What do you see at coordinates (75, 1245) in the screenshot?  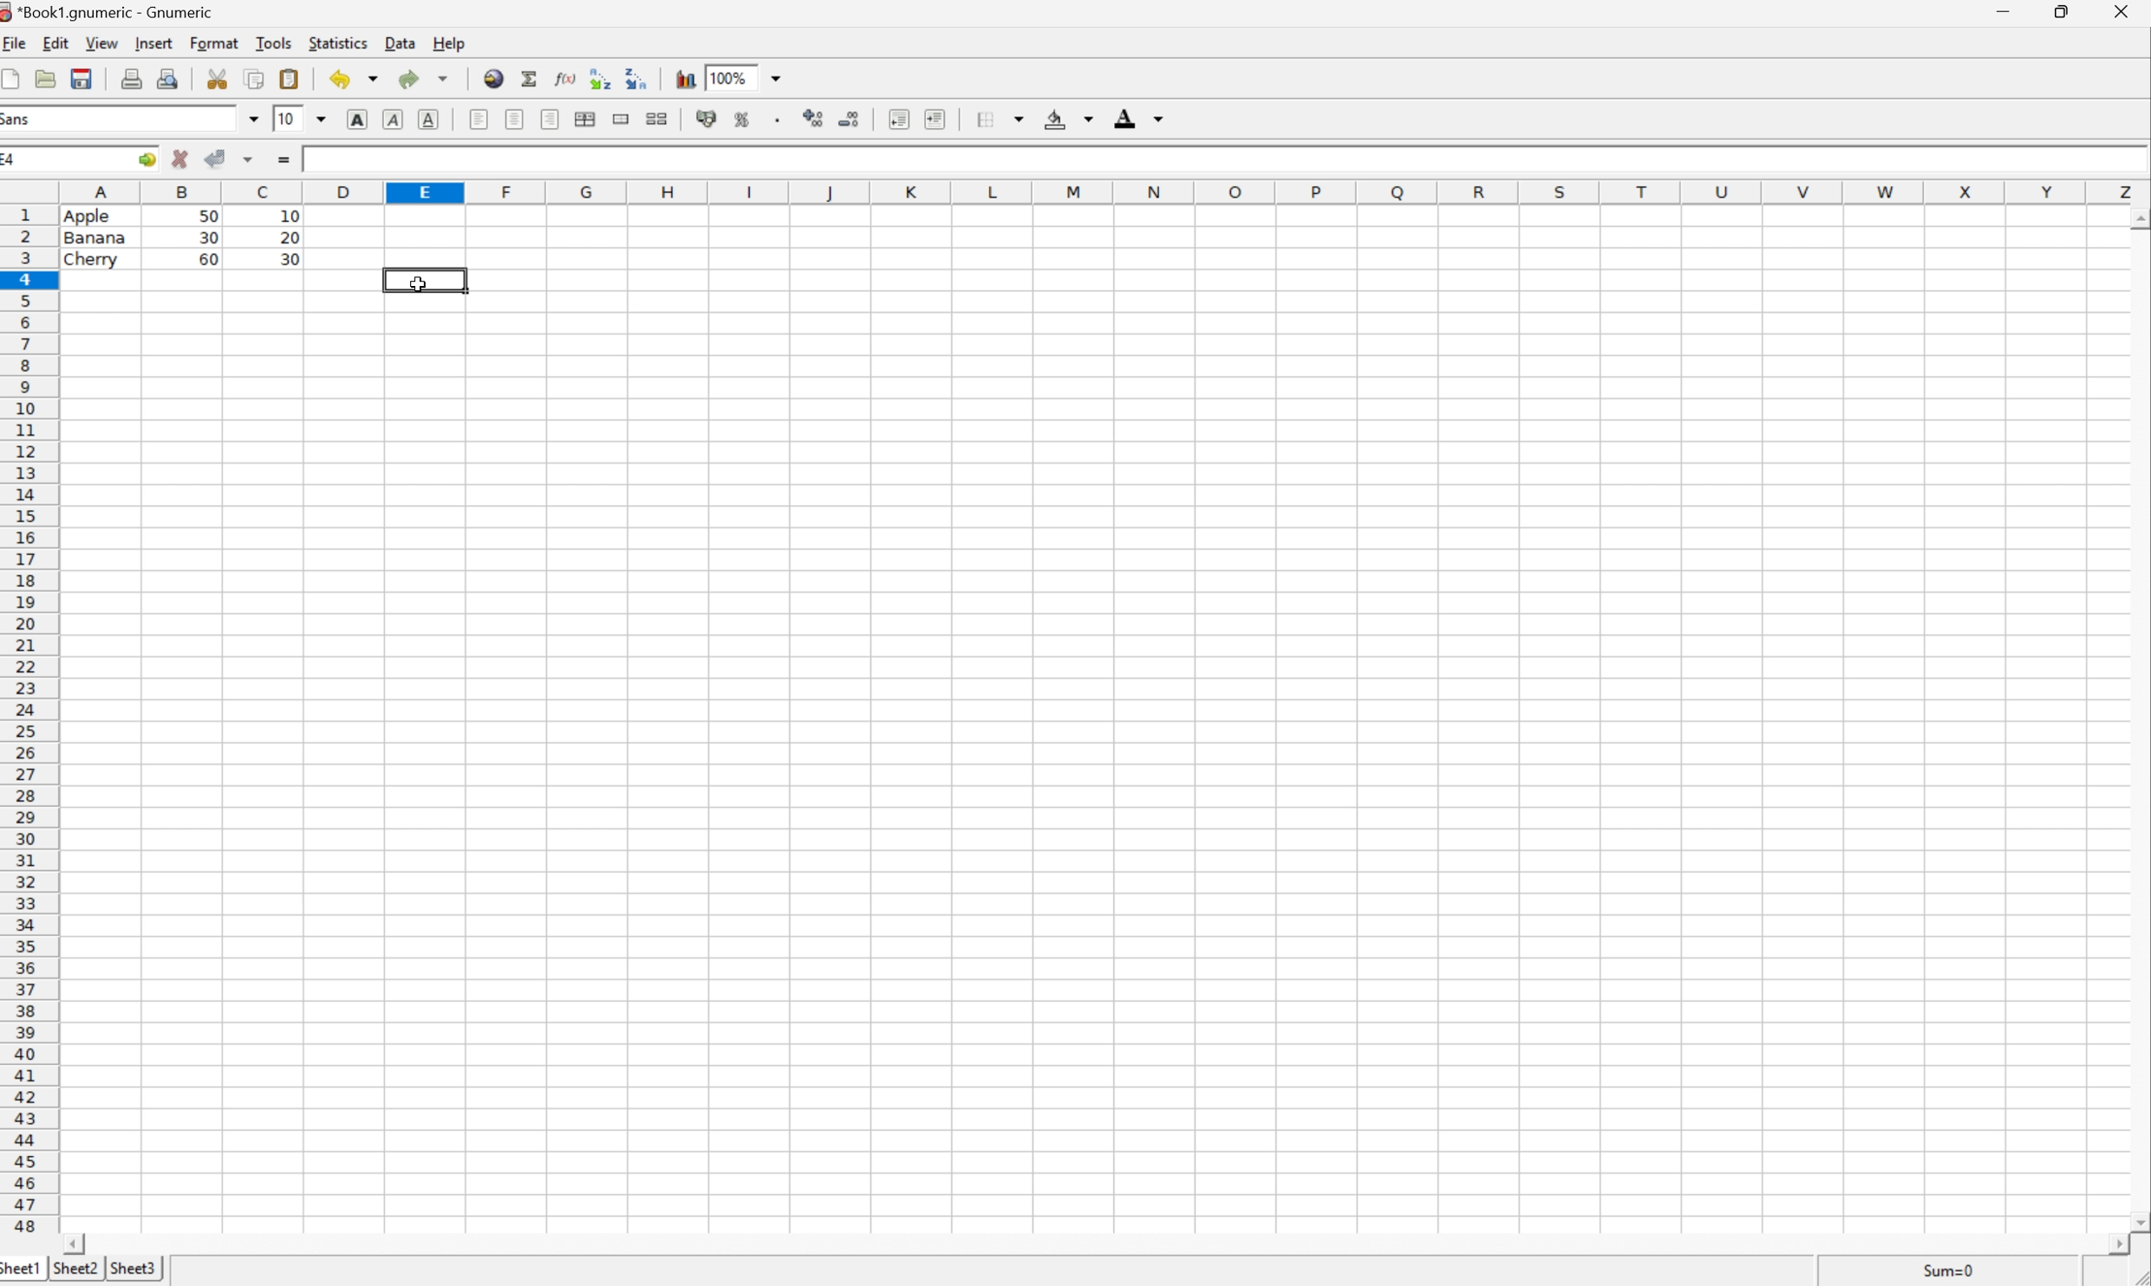 I see `scroll left` at bounding box center [75, 1245].